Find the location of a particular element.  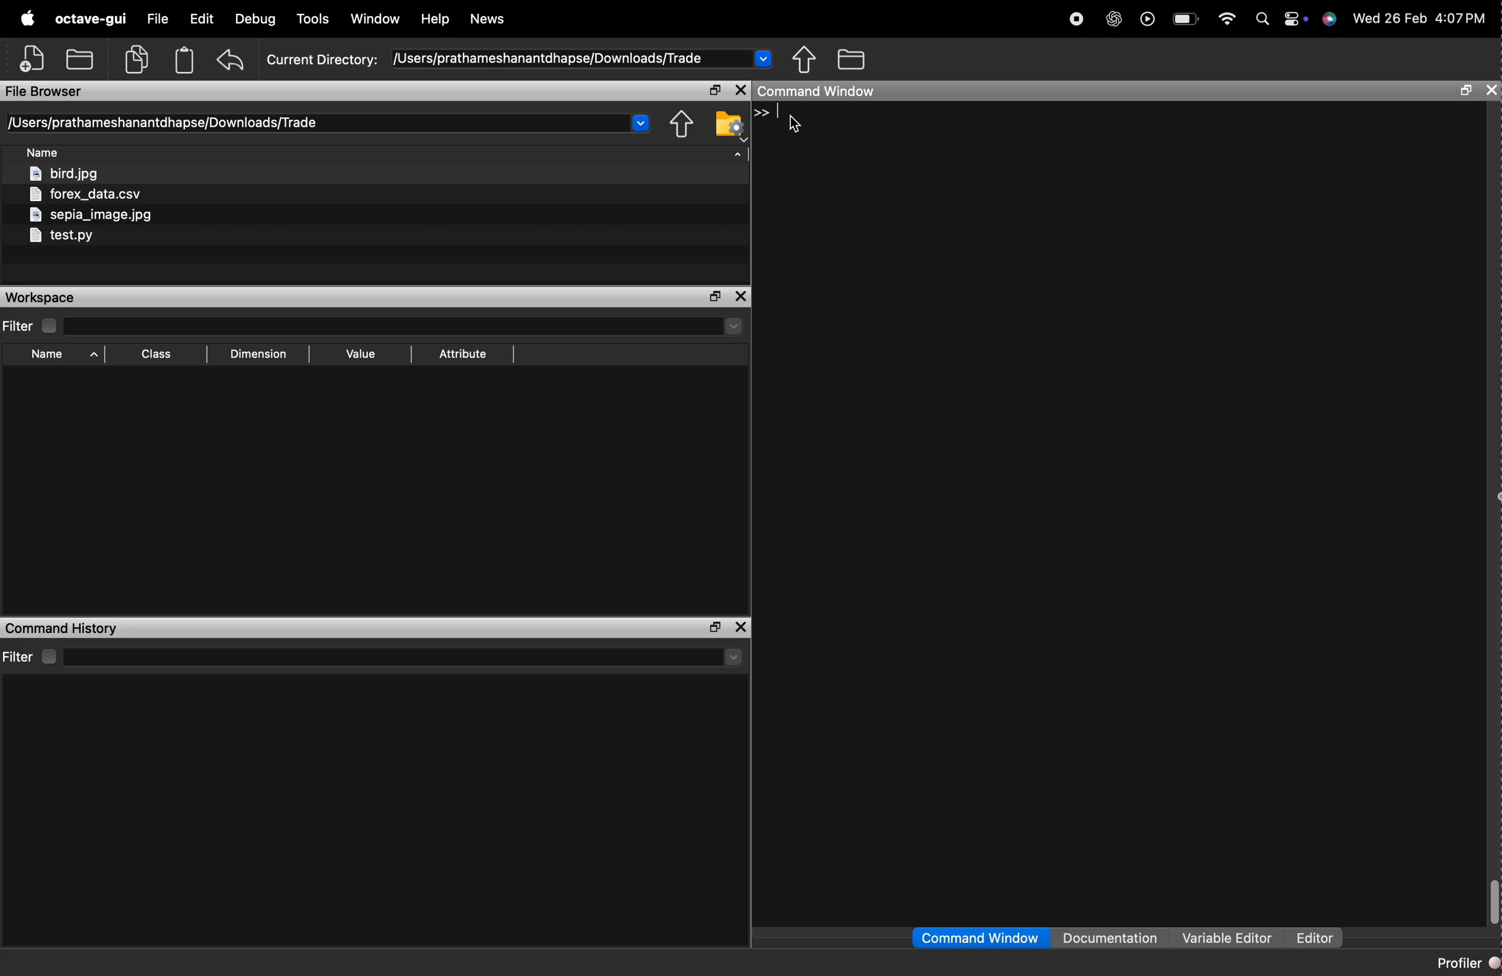

Profiler @ is located at coordinates (1467, 962).